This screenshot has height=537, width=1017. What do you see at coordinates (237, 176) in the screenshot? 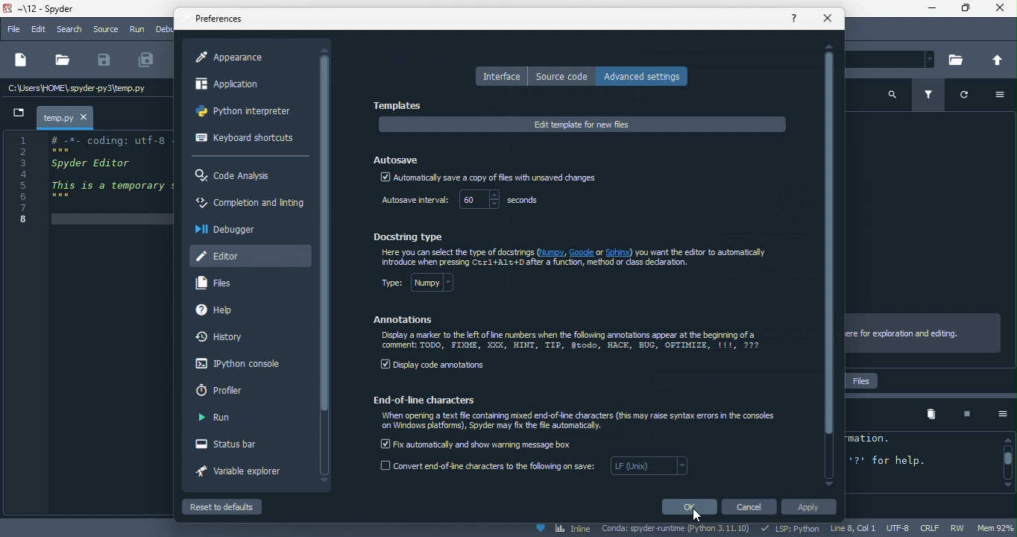
I see `code analysis` at bounding box center [237, 176].